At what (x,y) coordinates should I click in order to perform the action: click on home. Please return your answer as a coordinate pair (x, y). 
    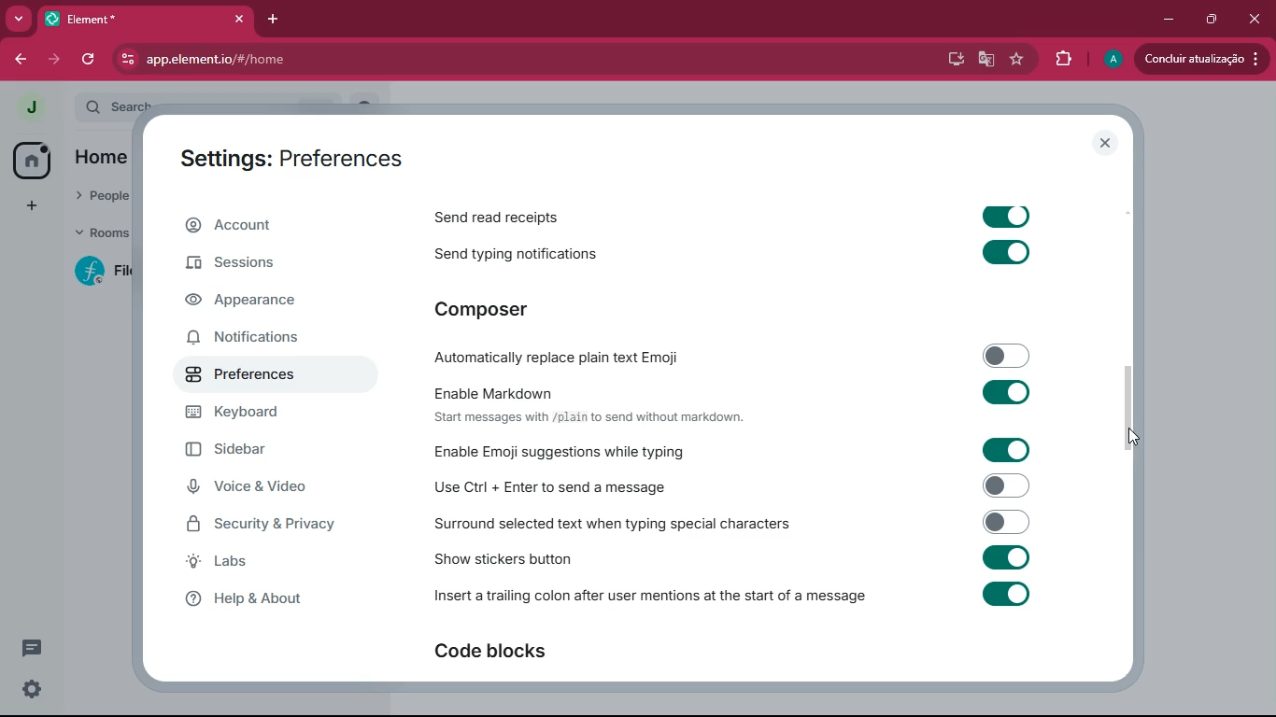
    Looking at the image, I should click on (30, 160).